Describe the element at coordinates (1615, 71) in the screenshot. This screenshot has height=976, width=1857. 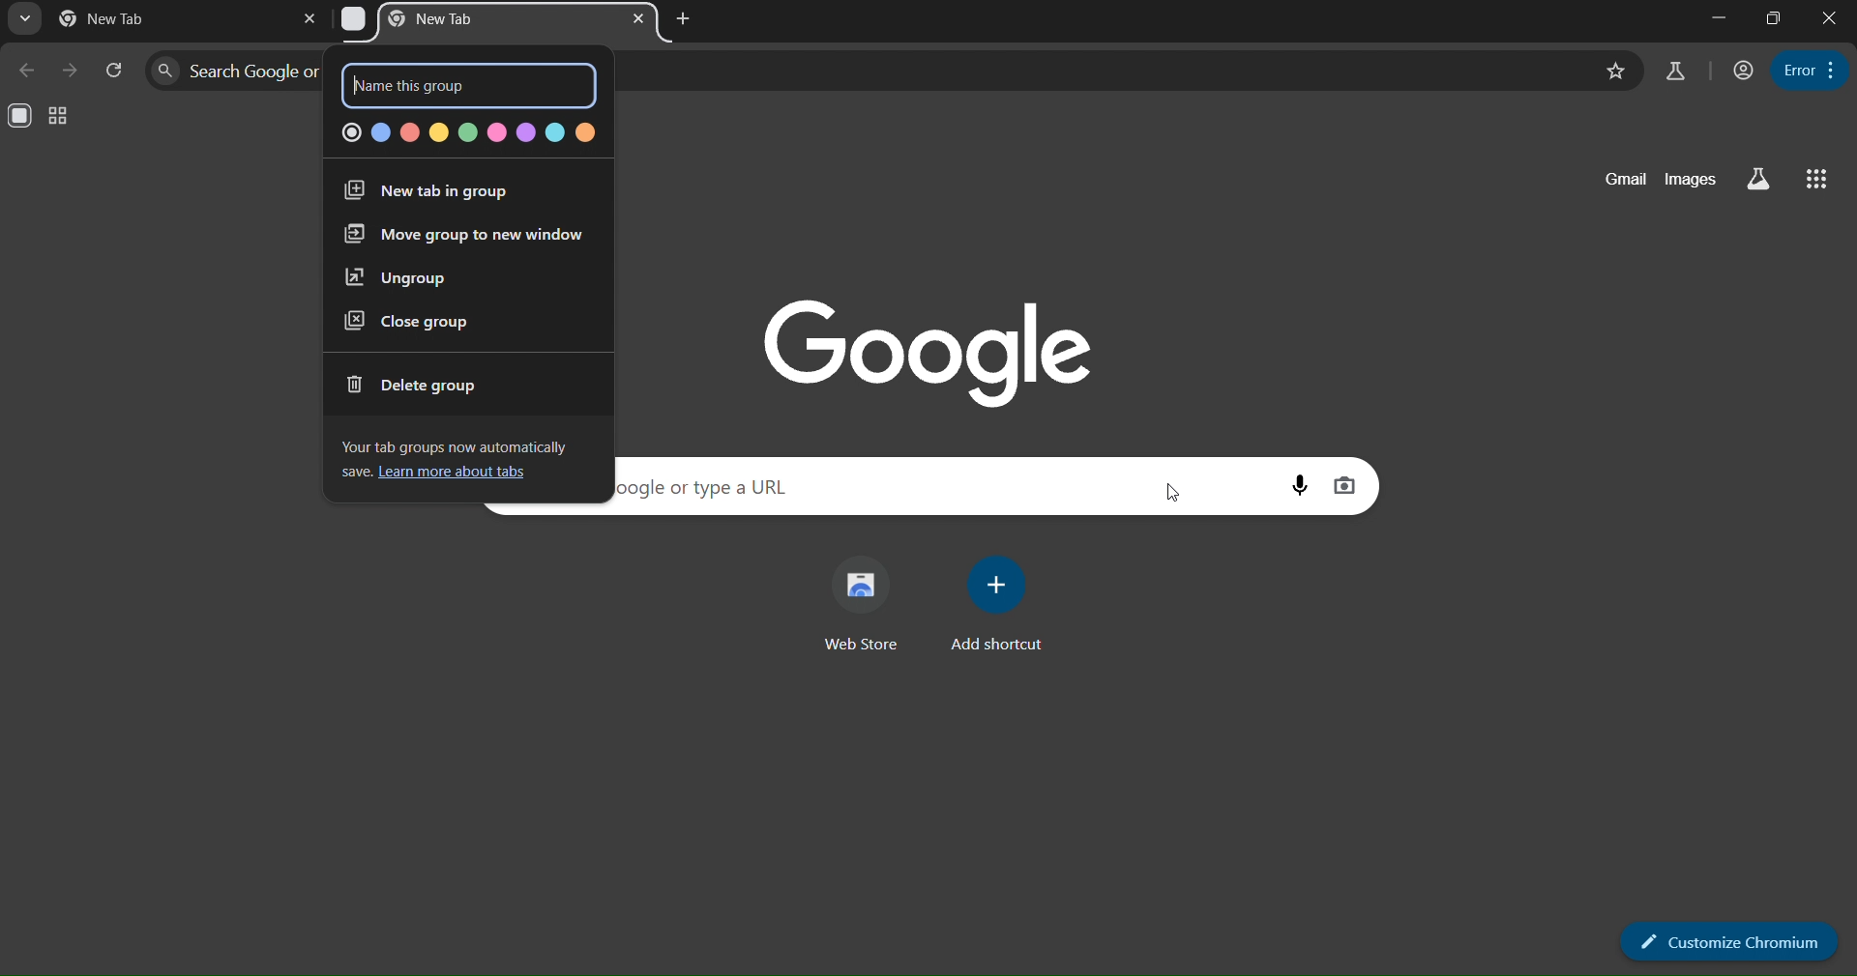
I see `bookmark this page` at that location.